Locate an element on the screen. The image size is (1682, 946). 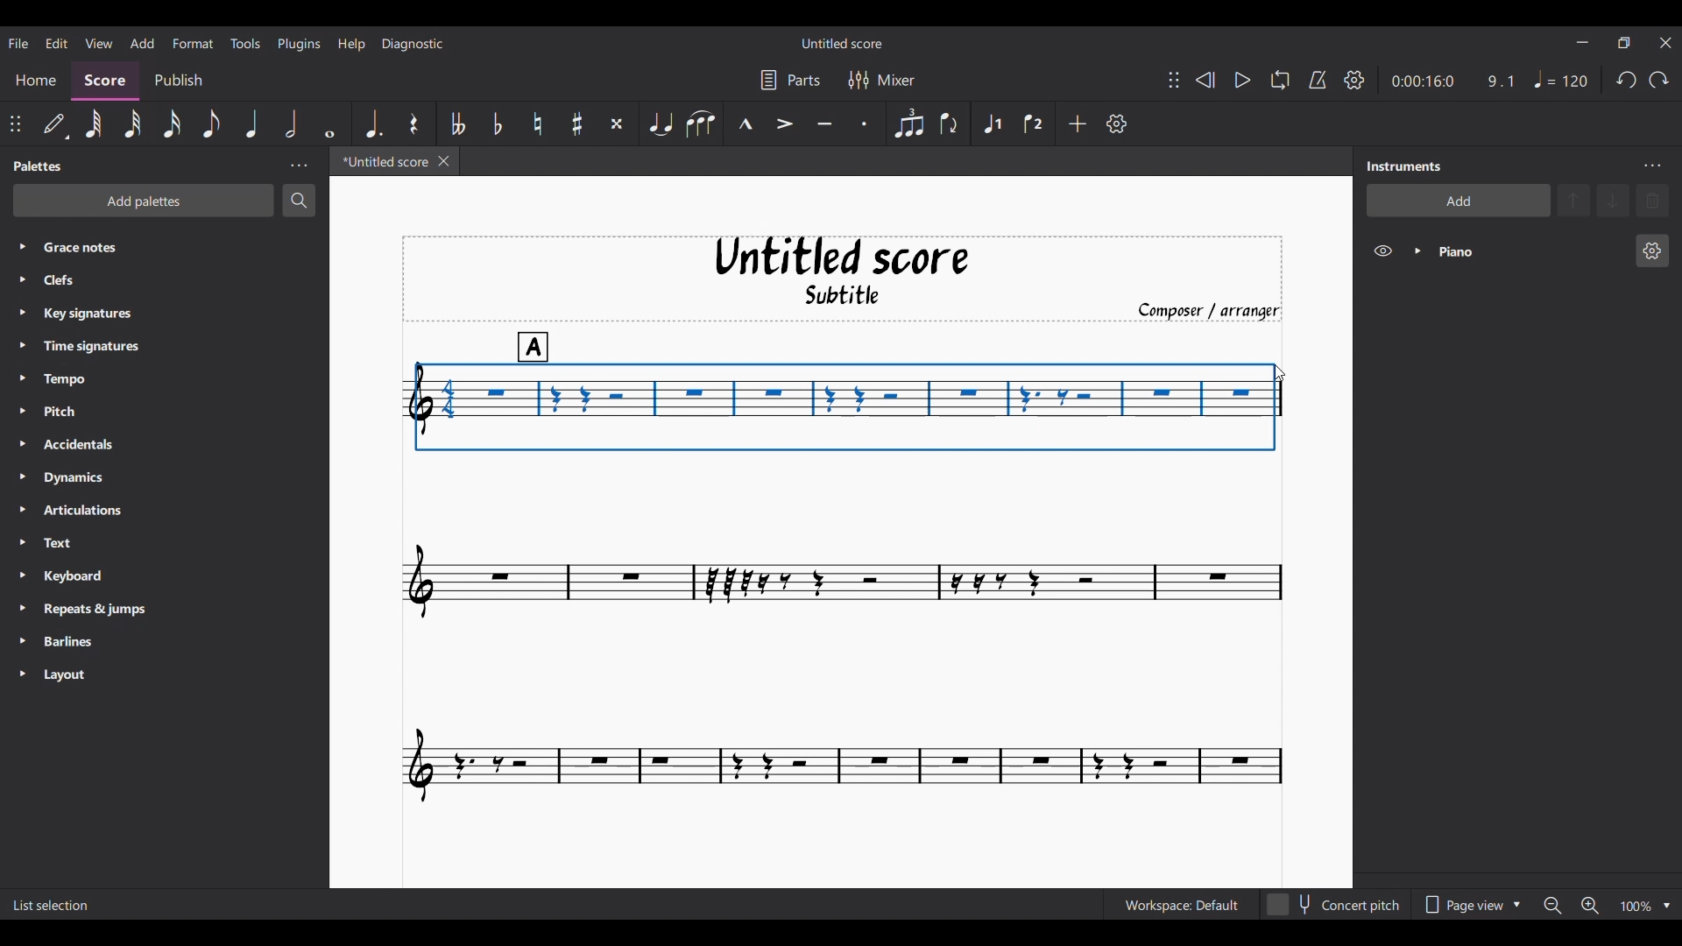
Home section is located at coordinates (37, 78).